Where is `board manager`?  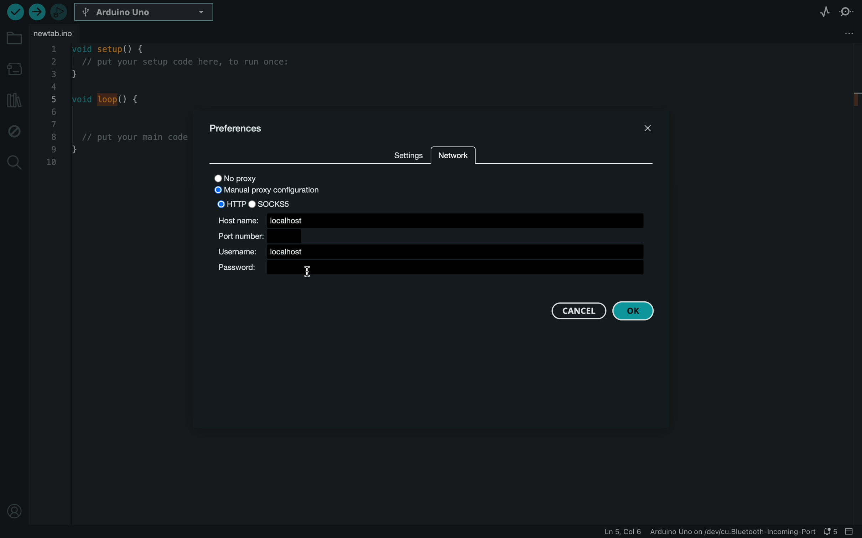 board manager is located at coordinates (14, 66).